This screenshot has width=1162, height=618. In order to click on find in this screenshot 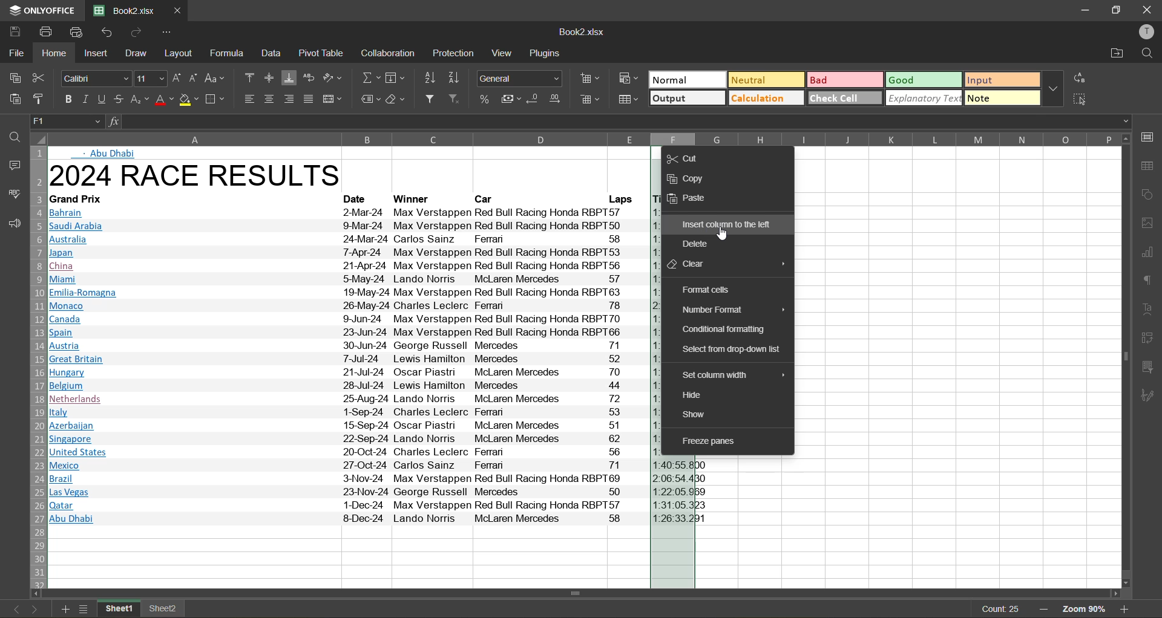, I will do `click(1146, 52)`.